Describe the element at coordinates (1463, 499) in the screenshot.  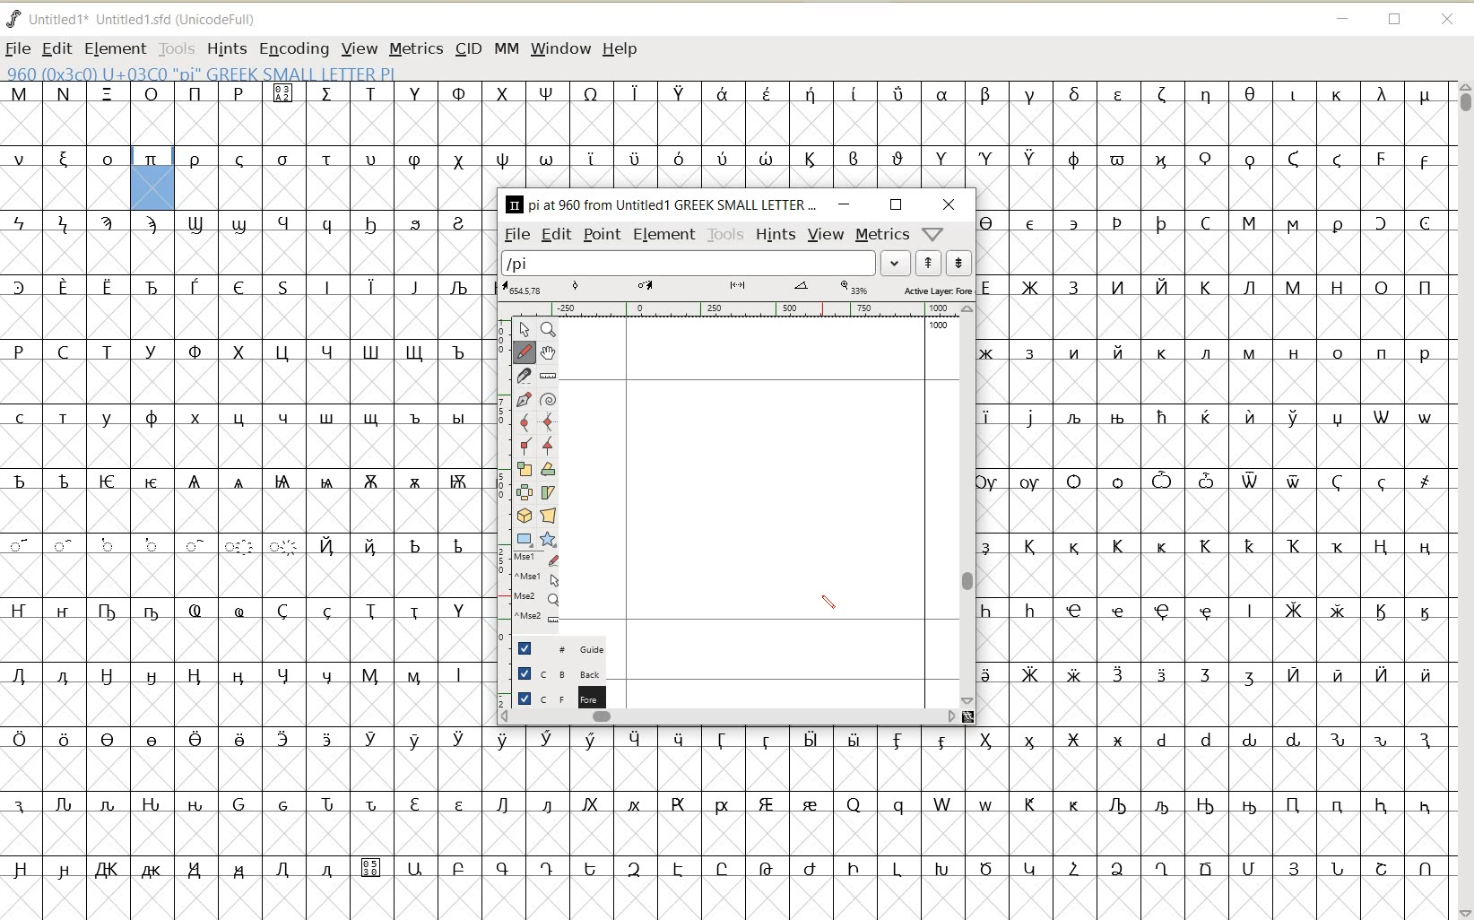
I see `SCROLLBAR` at that location.